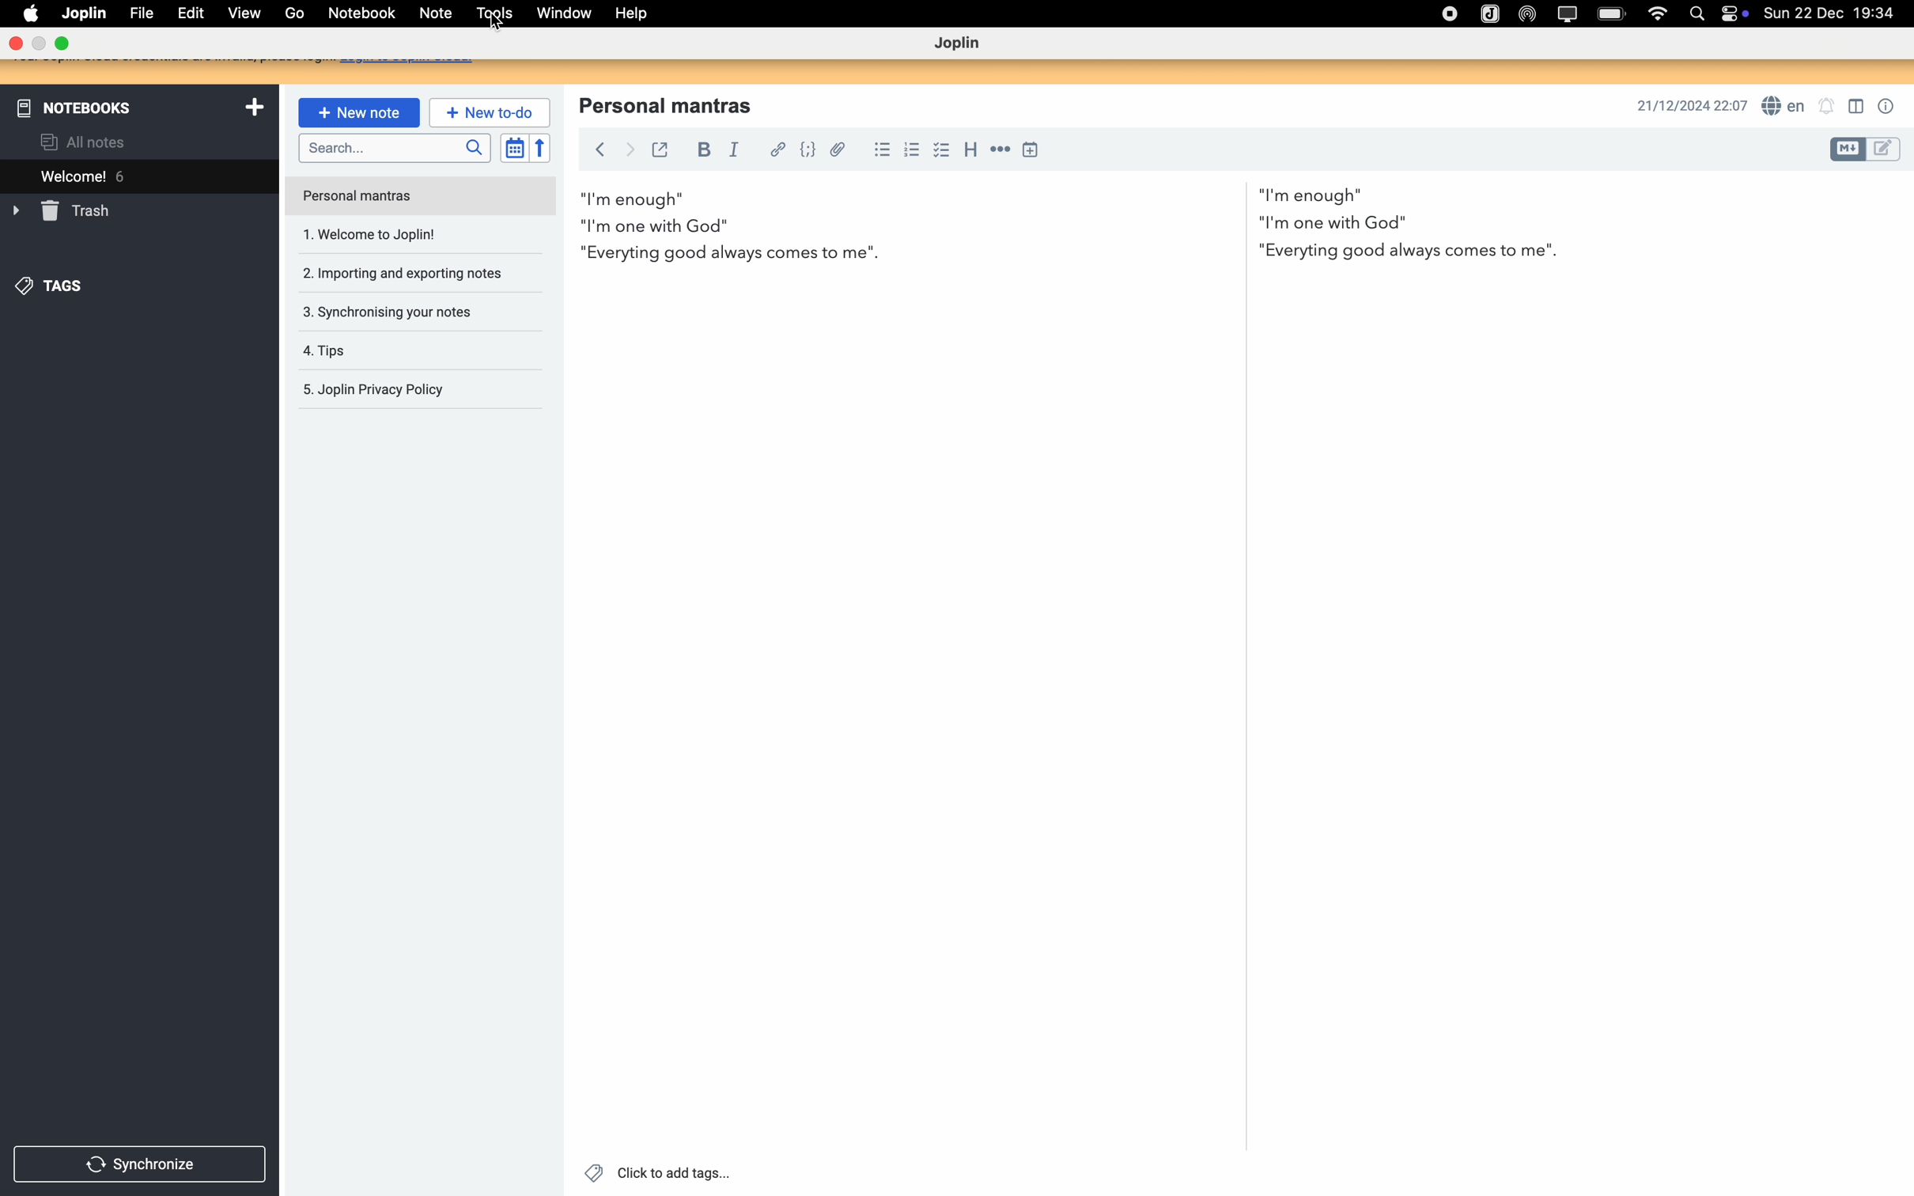 Image resolution: width=1914 pixels, height=1196 pixels. Describe the element at coordinates (512, 148) in the screenshot. I see `toggle sort order field` at that location.